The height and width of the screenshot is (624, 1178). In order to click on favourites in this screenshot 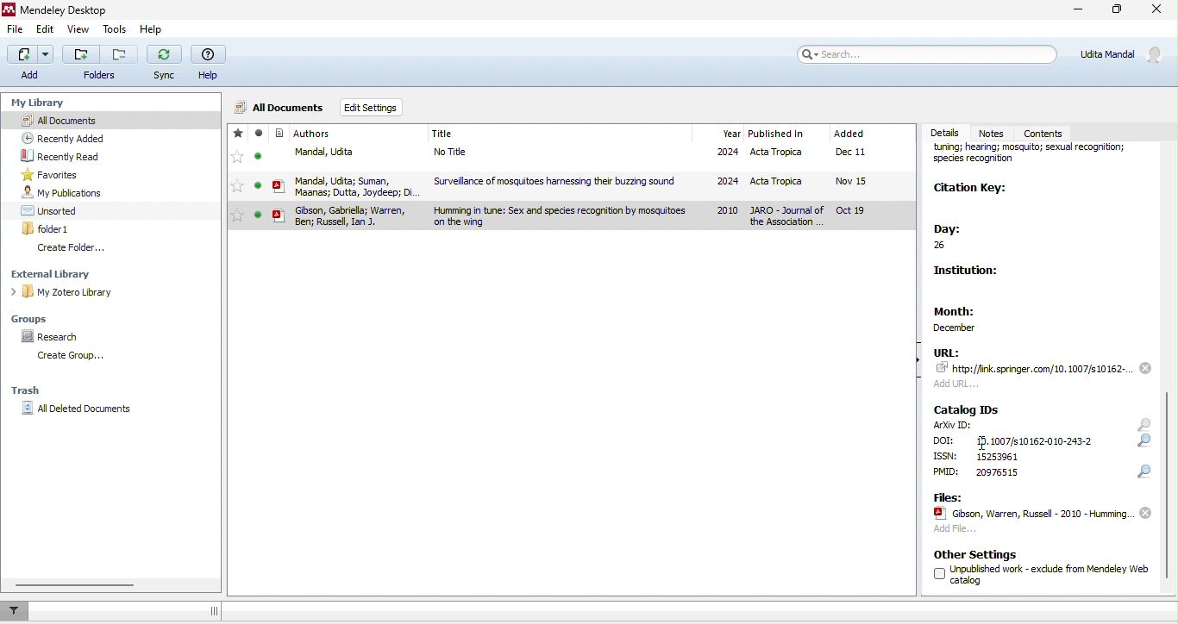, I will do `click(237, 160)`.